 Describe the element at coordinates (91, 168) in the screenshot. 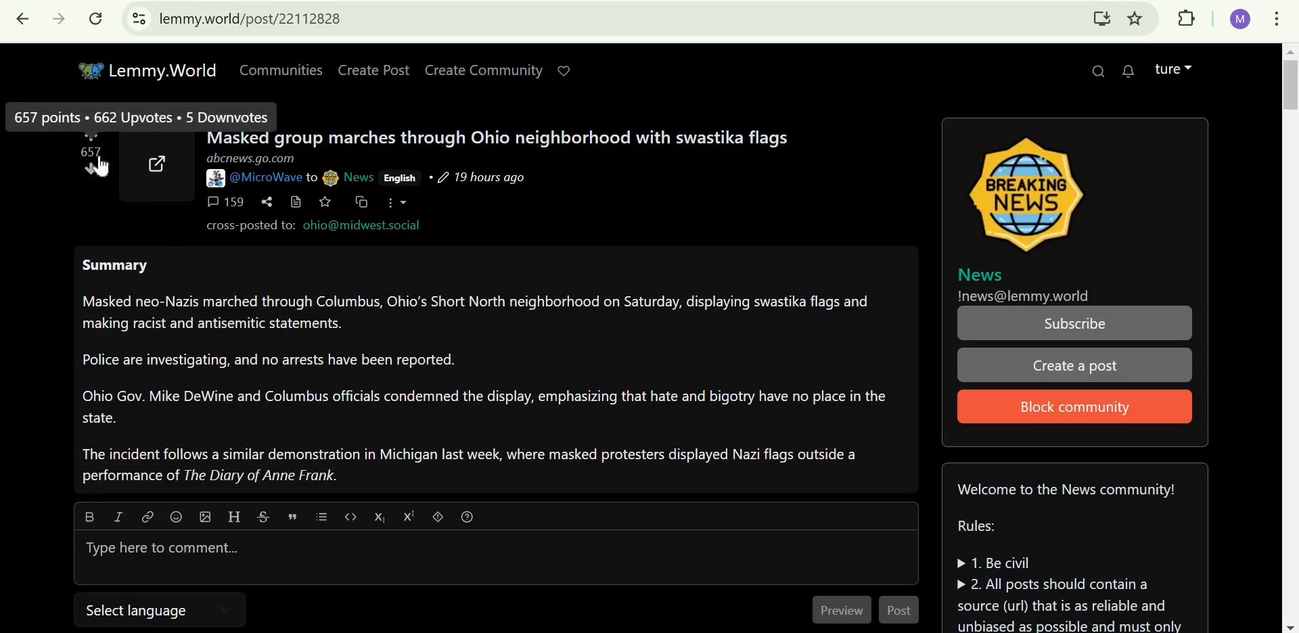

I see `downvote` at that location.